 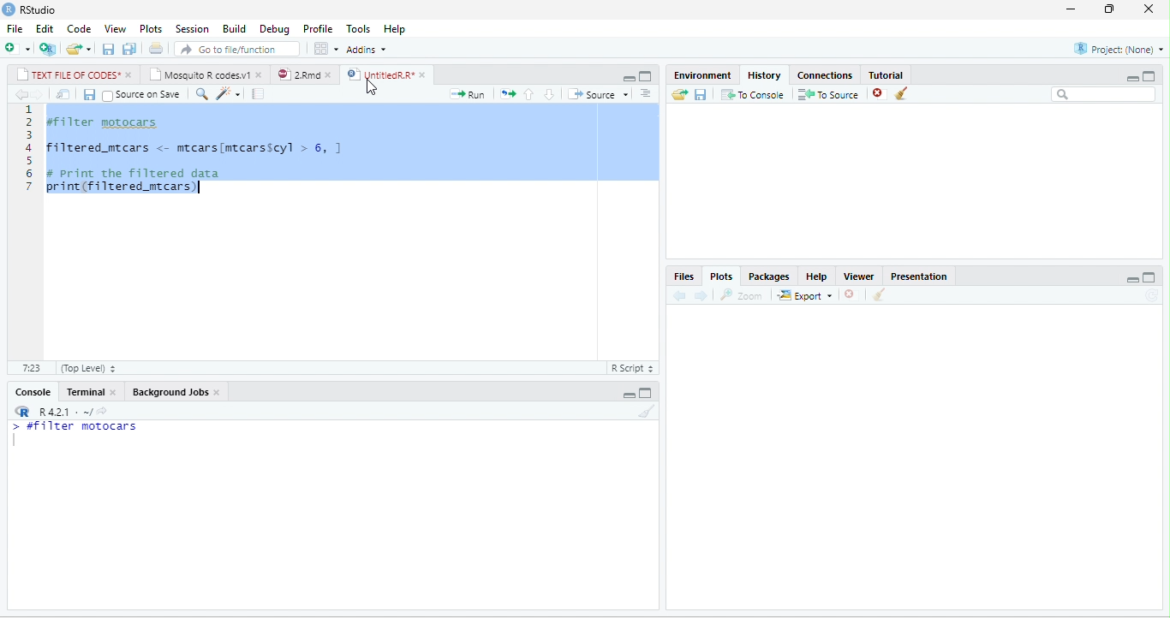 What do you see at coordinates (9, 9) in the screenshot?
I see `logo` at bounding box center [9, 9].